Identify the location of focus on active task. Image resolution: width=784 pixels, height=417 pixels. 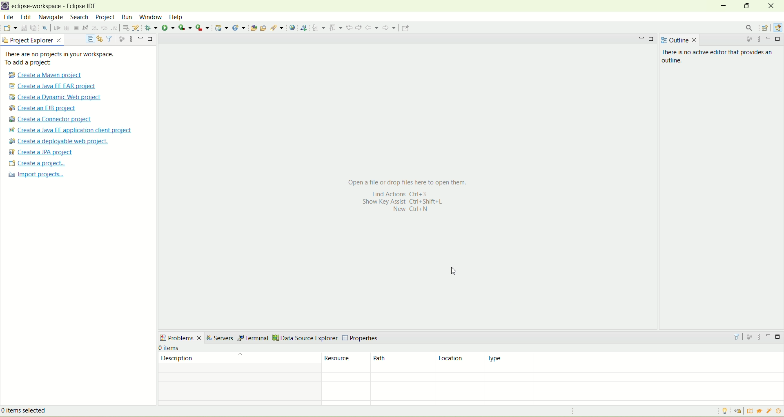
(121, 38).